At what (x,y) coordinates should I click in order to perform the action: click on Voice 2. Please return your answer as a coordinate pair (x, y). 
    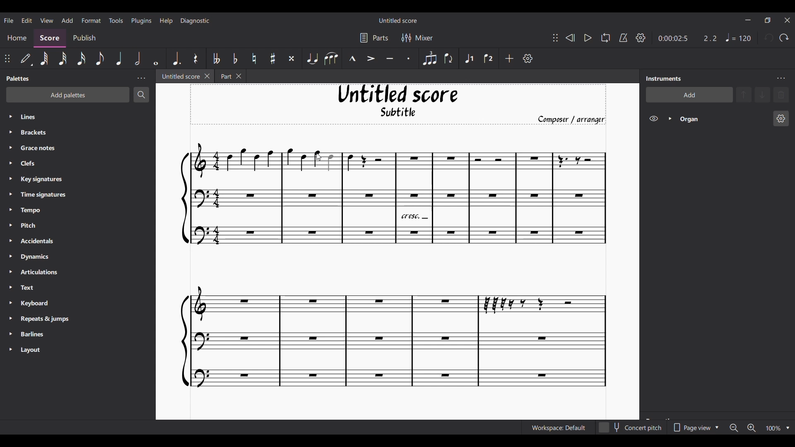
    Looking at the image, I should click on (489, 58).